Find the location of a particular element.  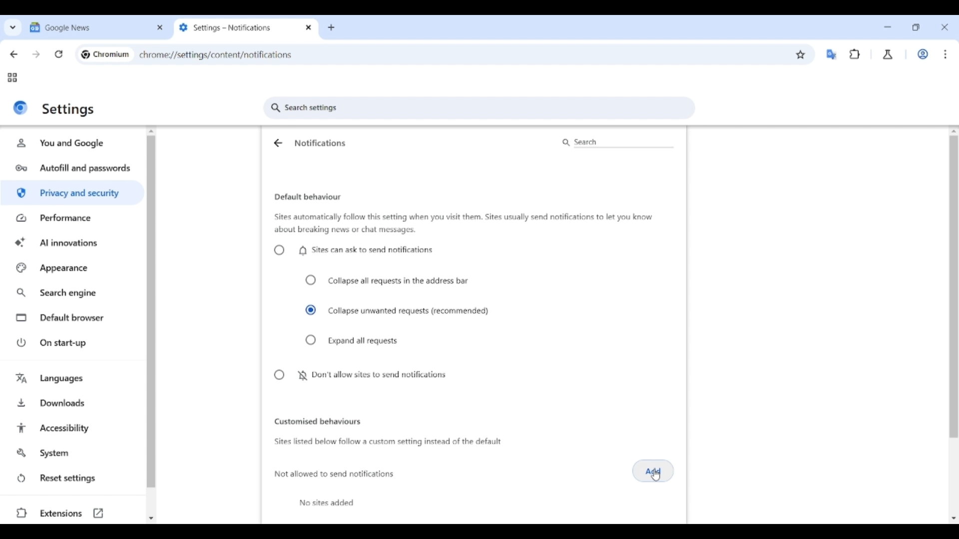

Close tab 2 is located at coordinates (309, 27).